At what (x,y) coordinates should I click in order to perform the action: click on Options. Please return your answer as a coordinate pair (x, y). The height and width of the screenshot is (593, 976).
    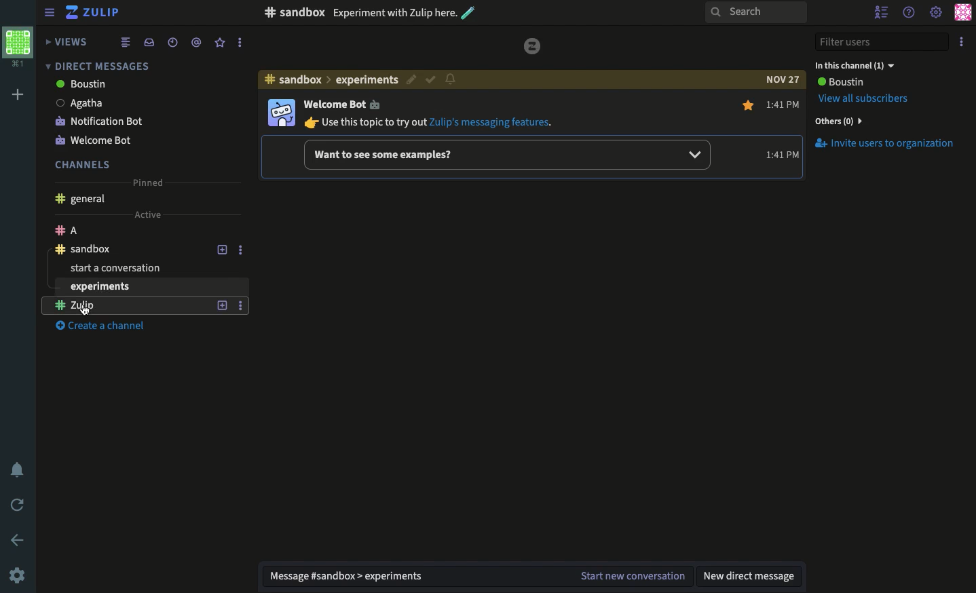
    Looking at the image, I should click on (239, 43).